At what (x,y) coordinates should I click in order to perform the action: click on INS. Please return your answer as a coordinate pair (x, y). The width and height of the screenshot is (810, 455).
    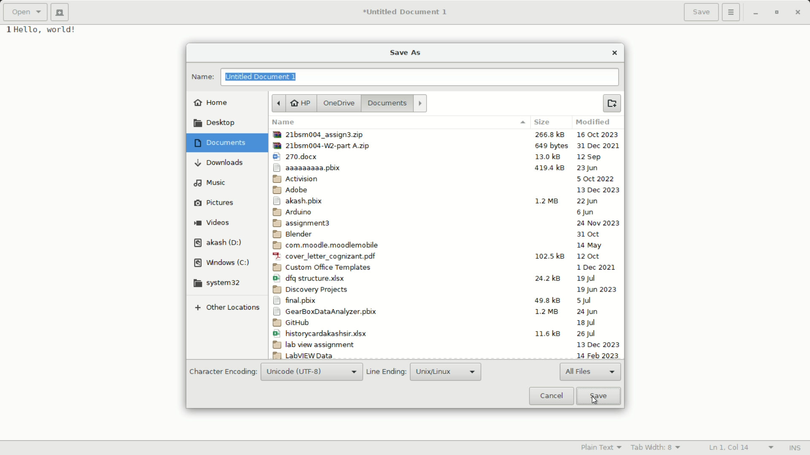
    Looking at the image, I should click on (796, 447).